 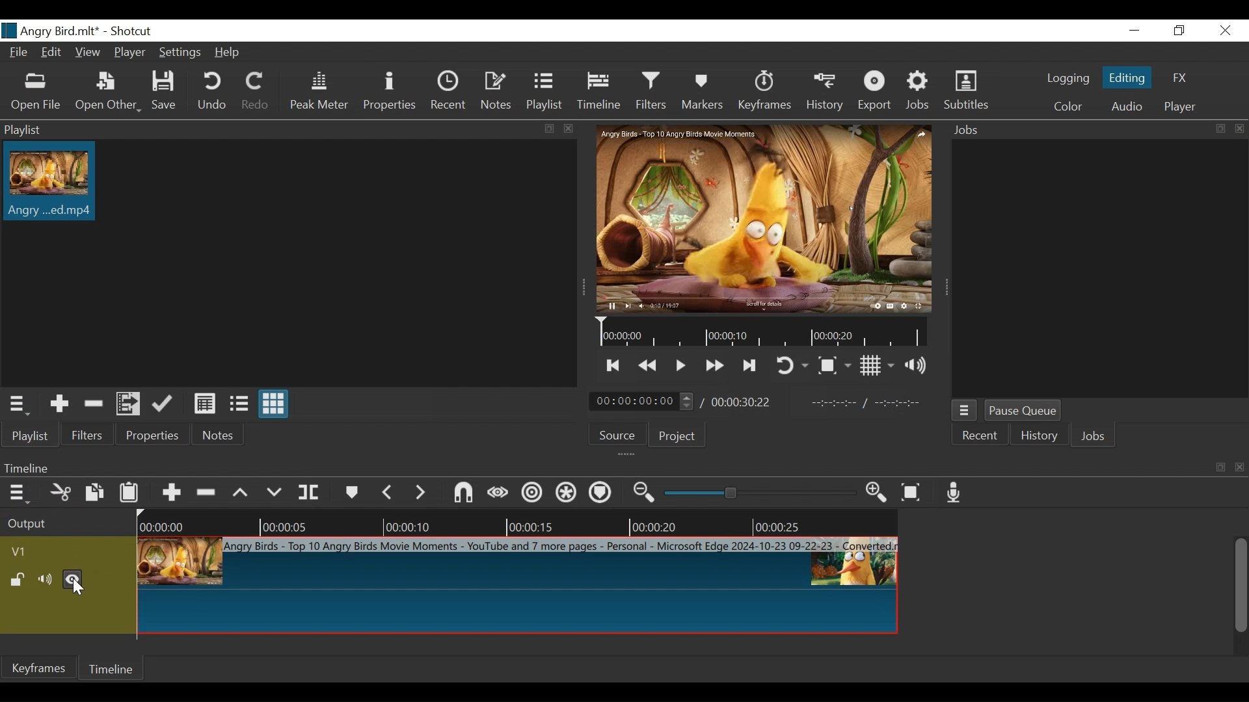 I want to click on History, so click(x=1037, y=436).